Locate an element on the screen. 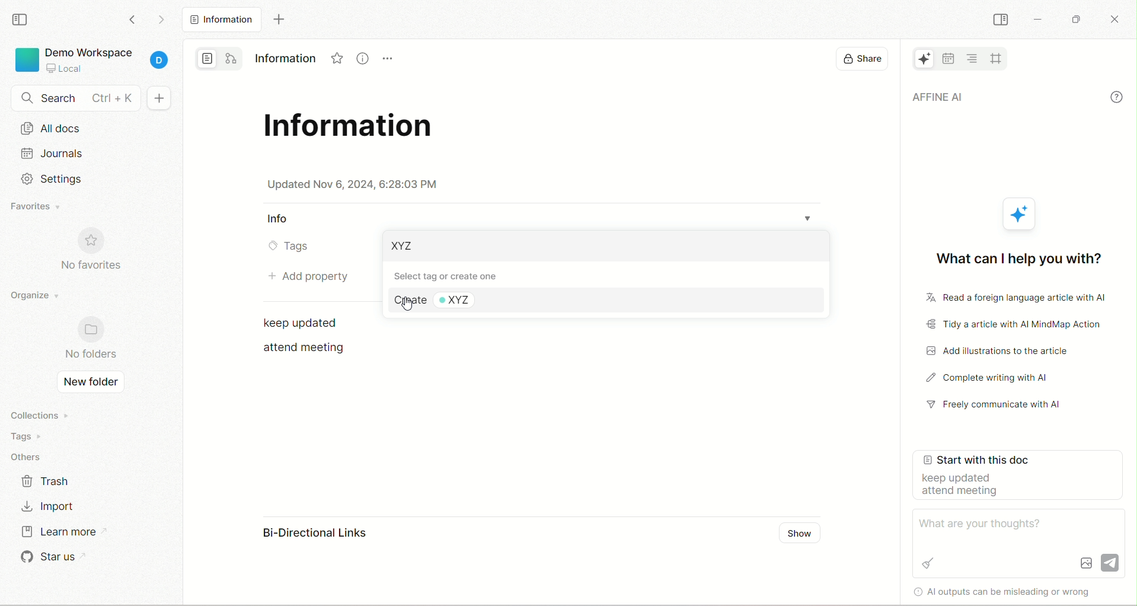 The height and width of the screenshot is (606, 1137). search is located at coordinates (72, 98).